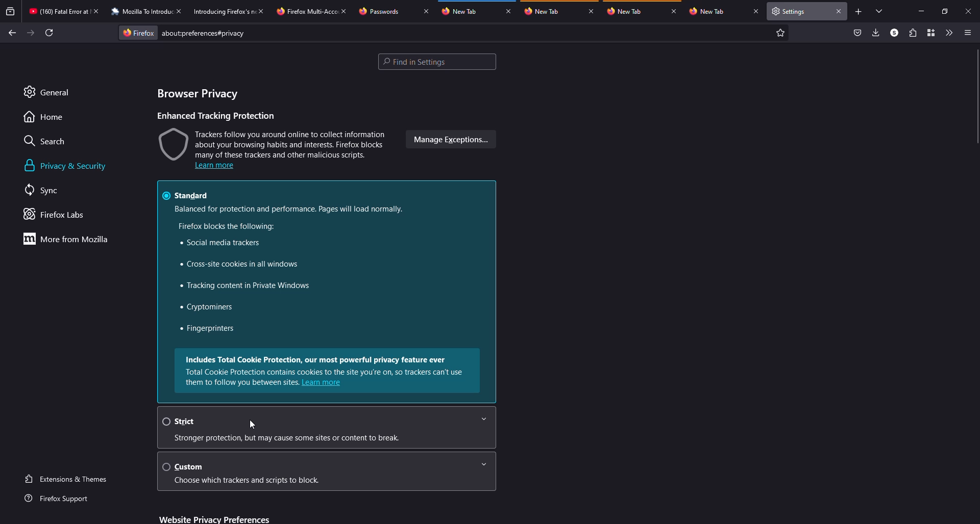 Image resolution: width=980 pixels, height=524 pixels. What do you see at coordinates (239, 264) in the screenshot?
I see `cross-site cookies in all windows` at bounding box center [239, 264].